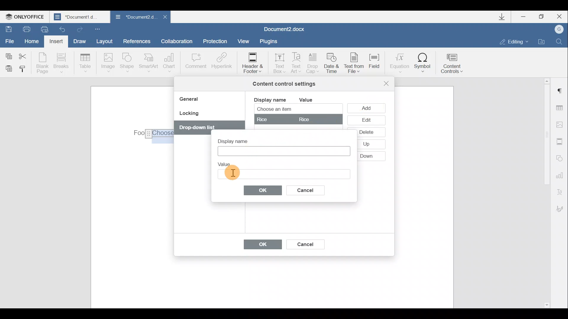 The height and width of the screenshot is (319, 568). Describe the element at coordinates (313, 64) in the screenshot. I see `Drop cap` at that location.